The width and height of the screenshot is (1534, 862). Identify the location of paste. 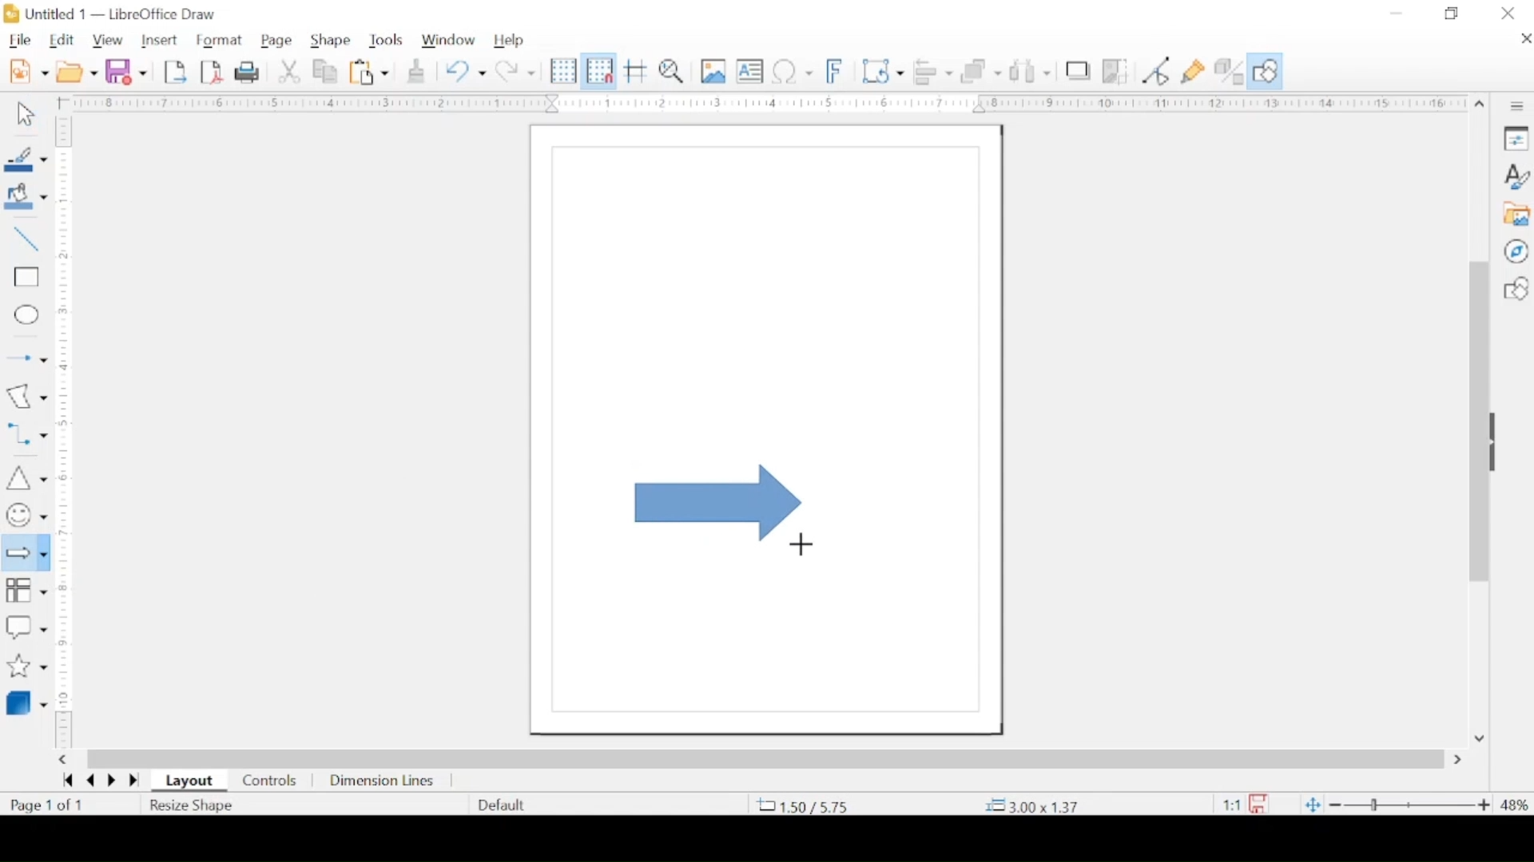
(369, 71).